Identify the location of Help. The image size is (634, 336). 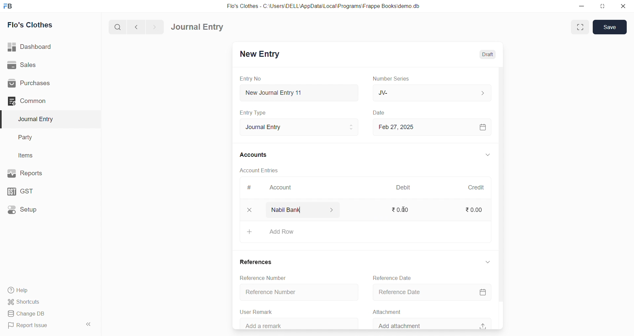
(41, 291).